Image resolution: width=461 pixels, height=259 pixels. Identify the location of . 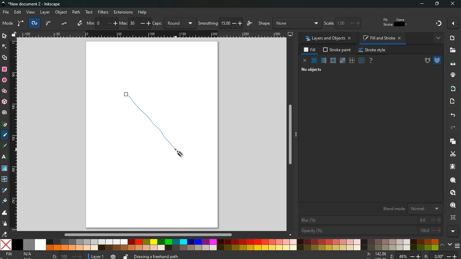
(4, 157).